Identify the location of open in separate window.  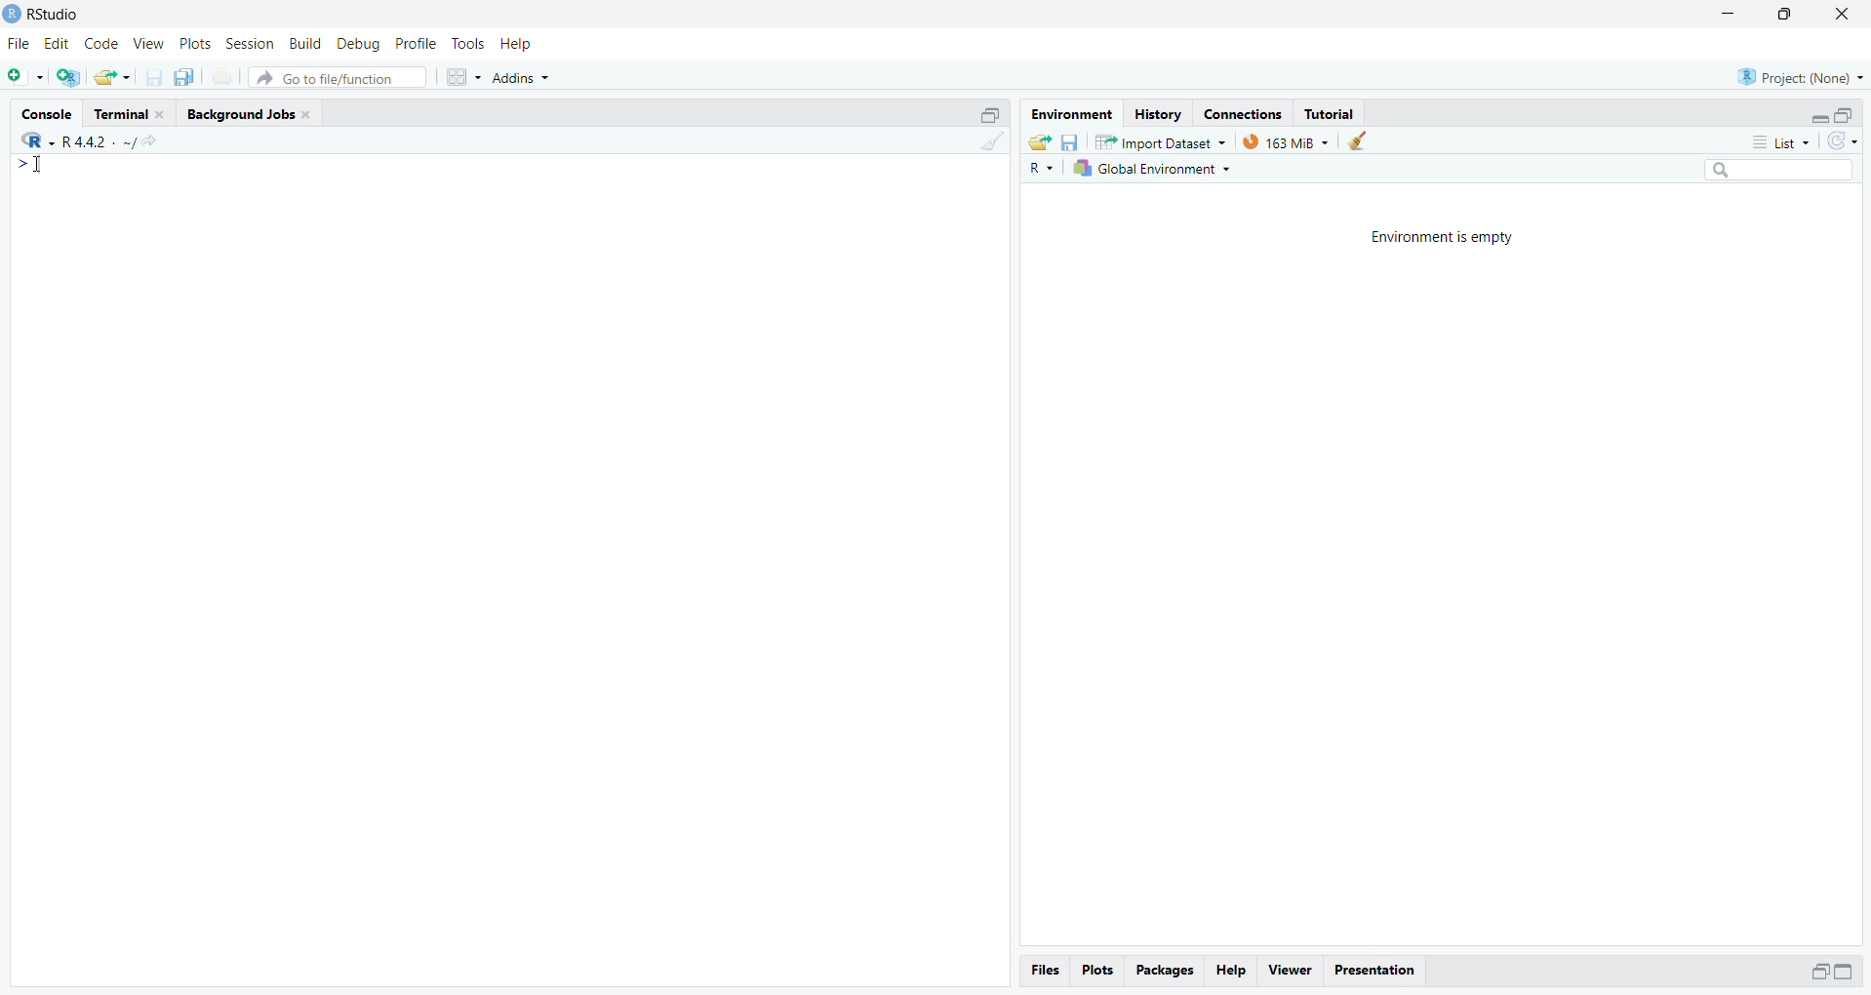
(1821, 971).